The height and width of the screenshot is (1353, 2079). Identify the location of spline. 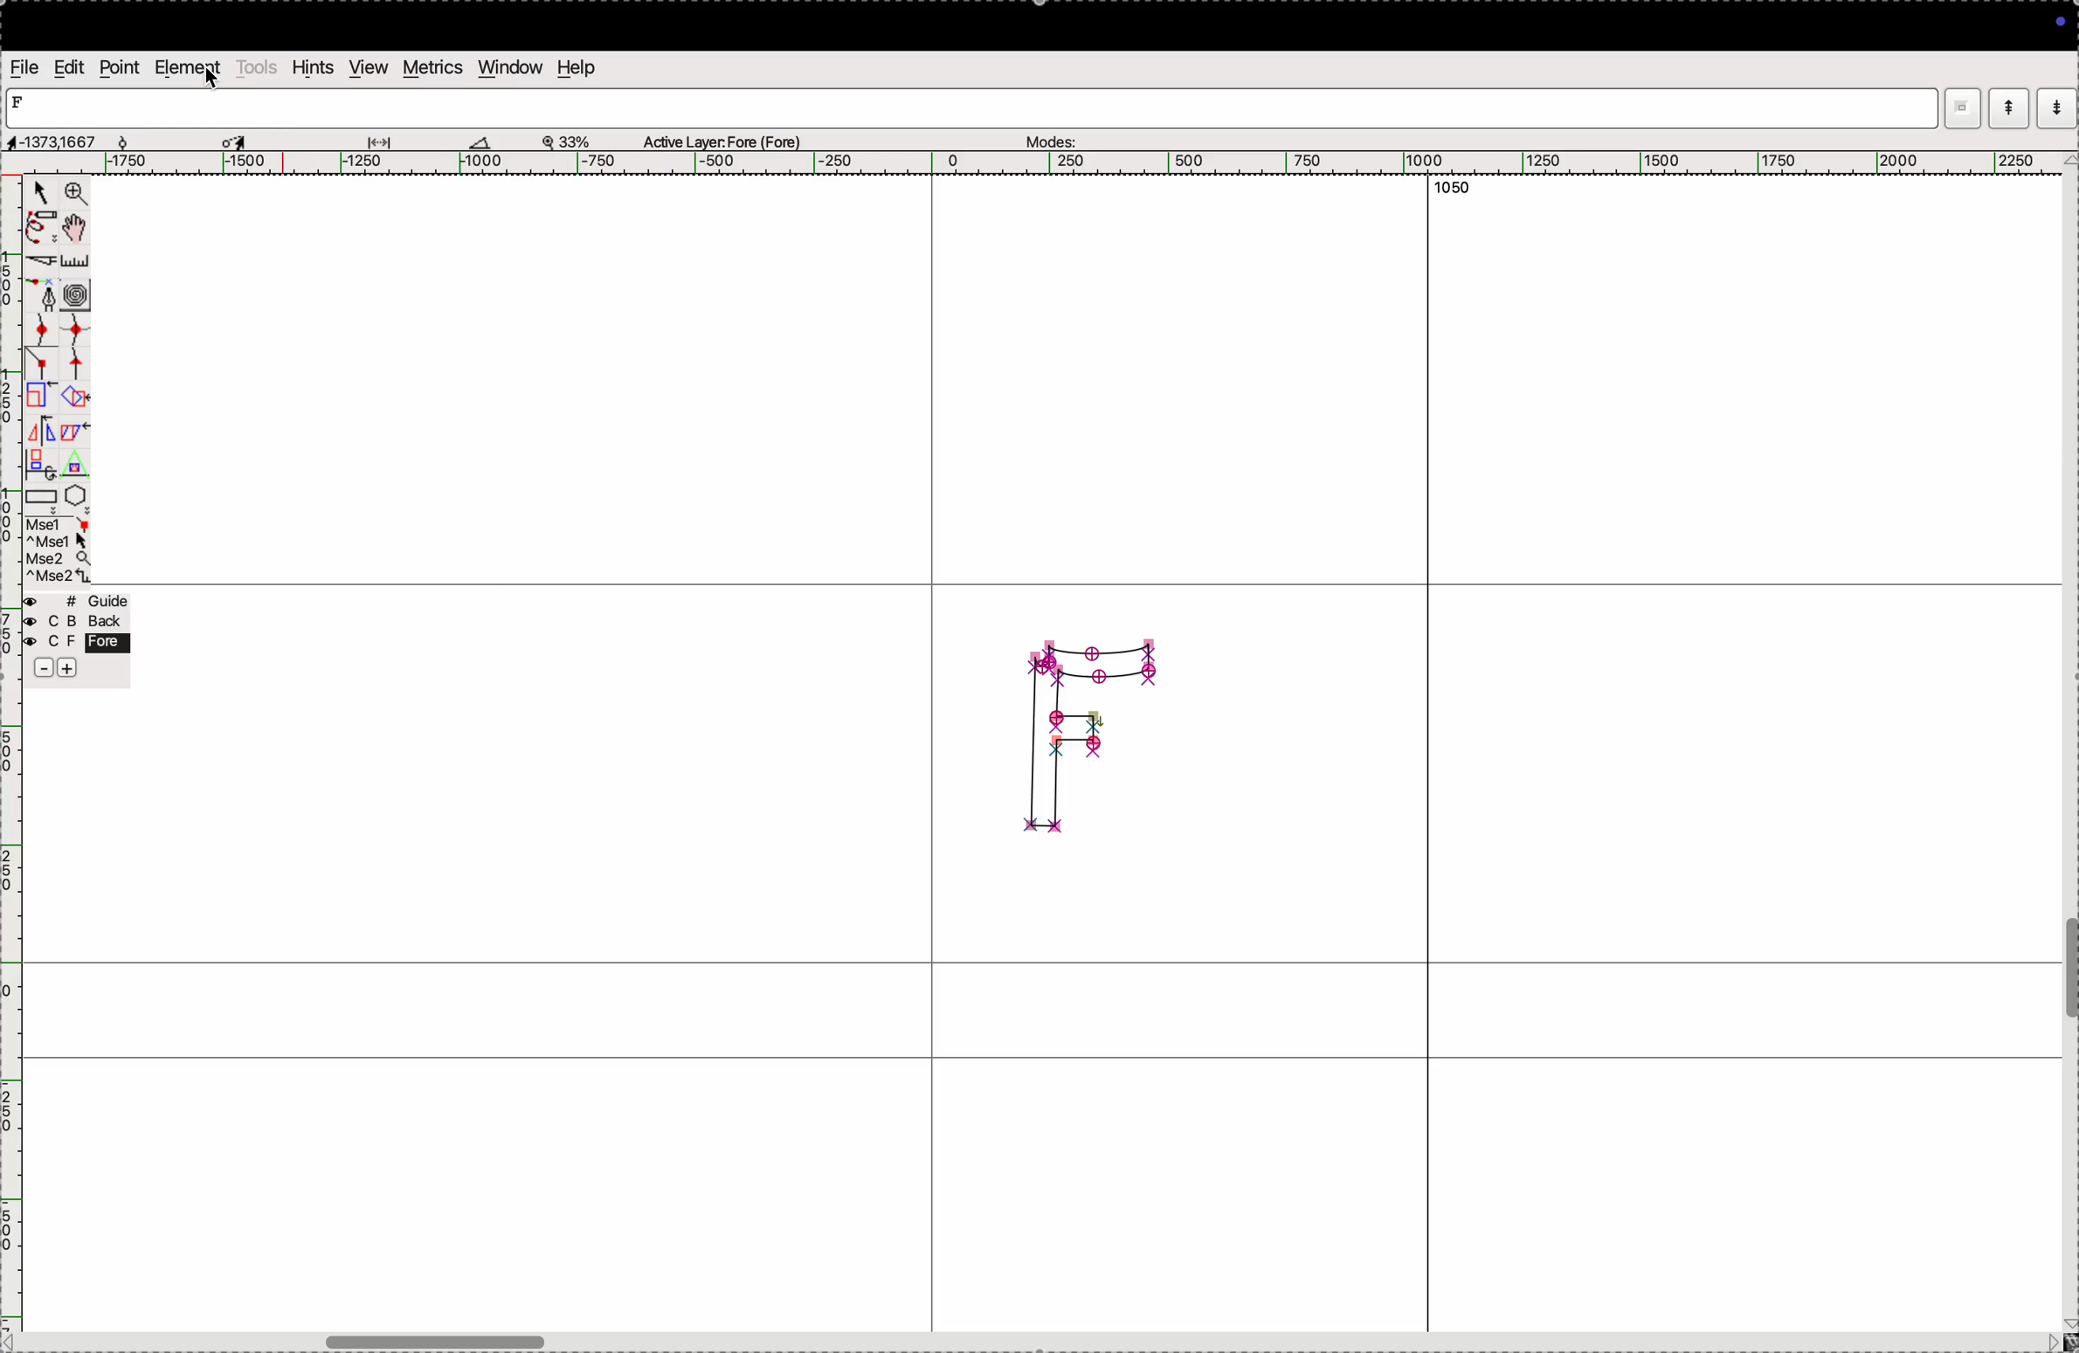
(74, 349).